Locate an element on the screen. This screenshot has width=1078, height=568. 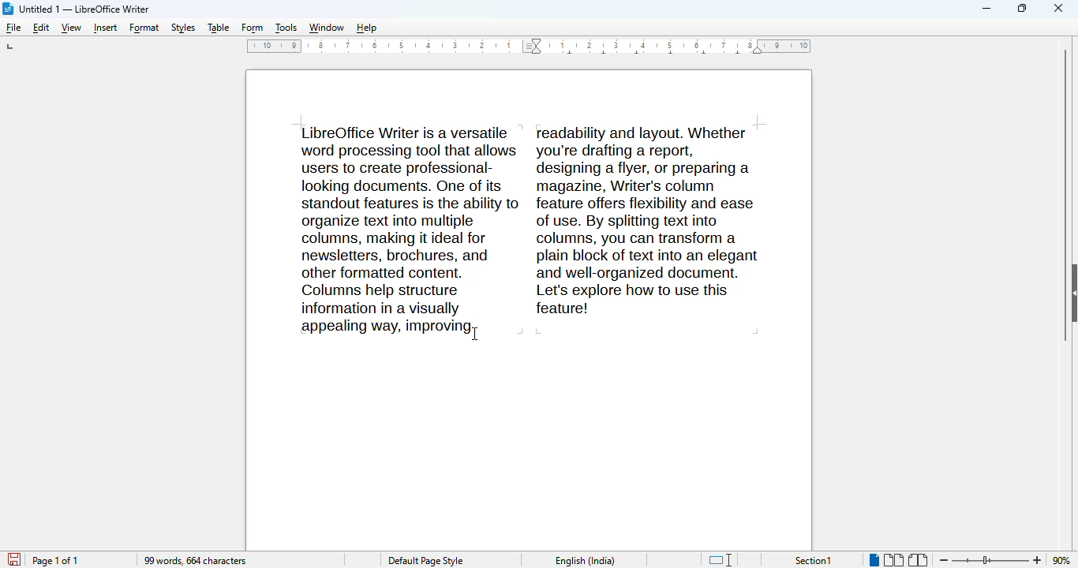
help is located at coordinates (366, 29).